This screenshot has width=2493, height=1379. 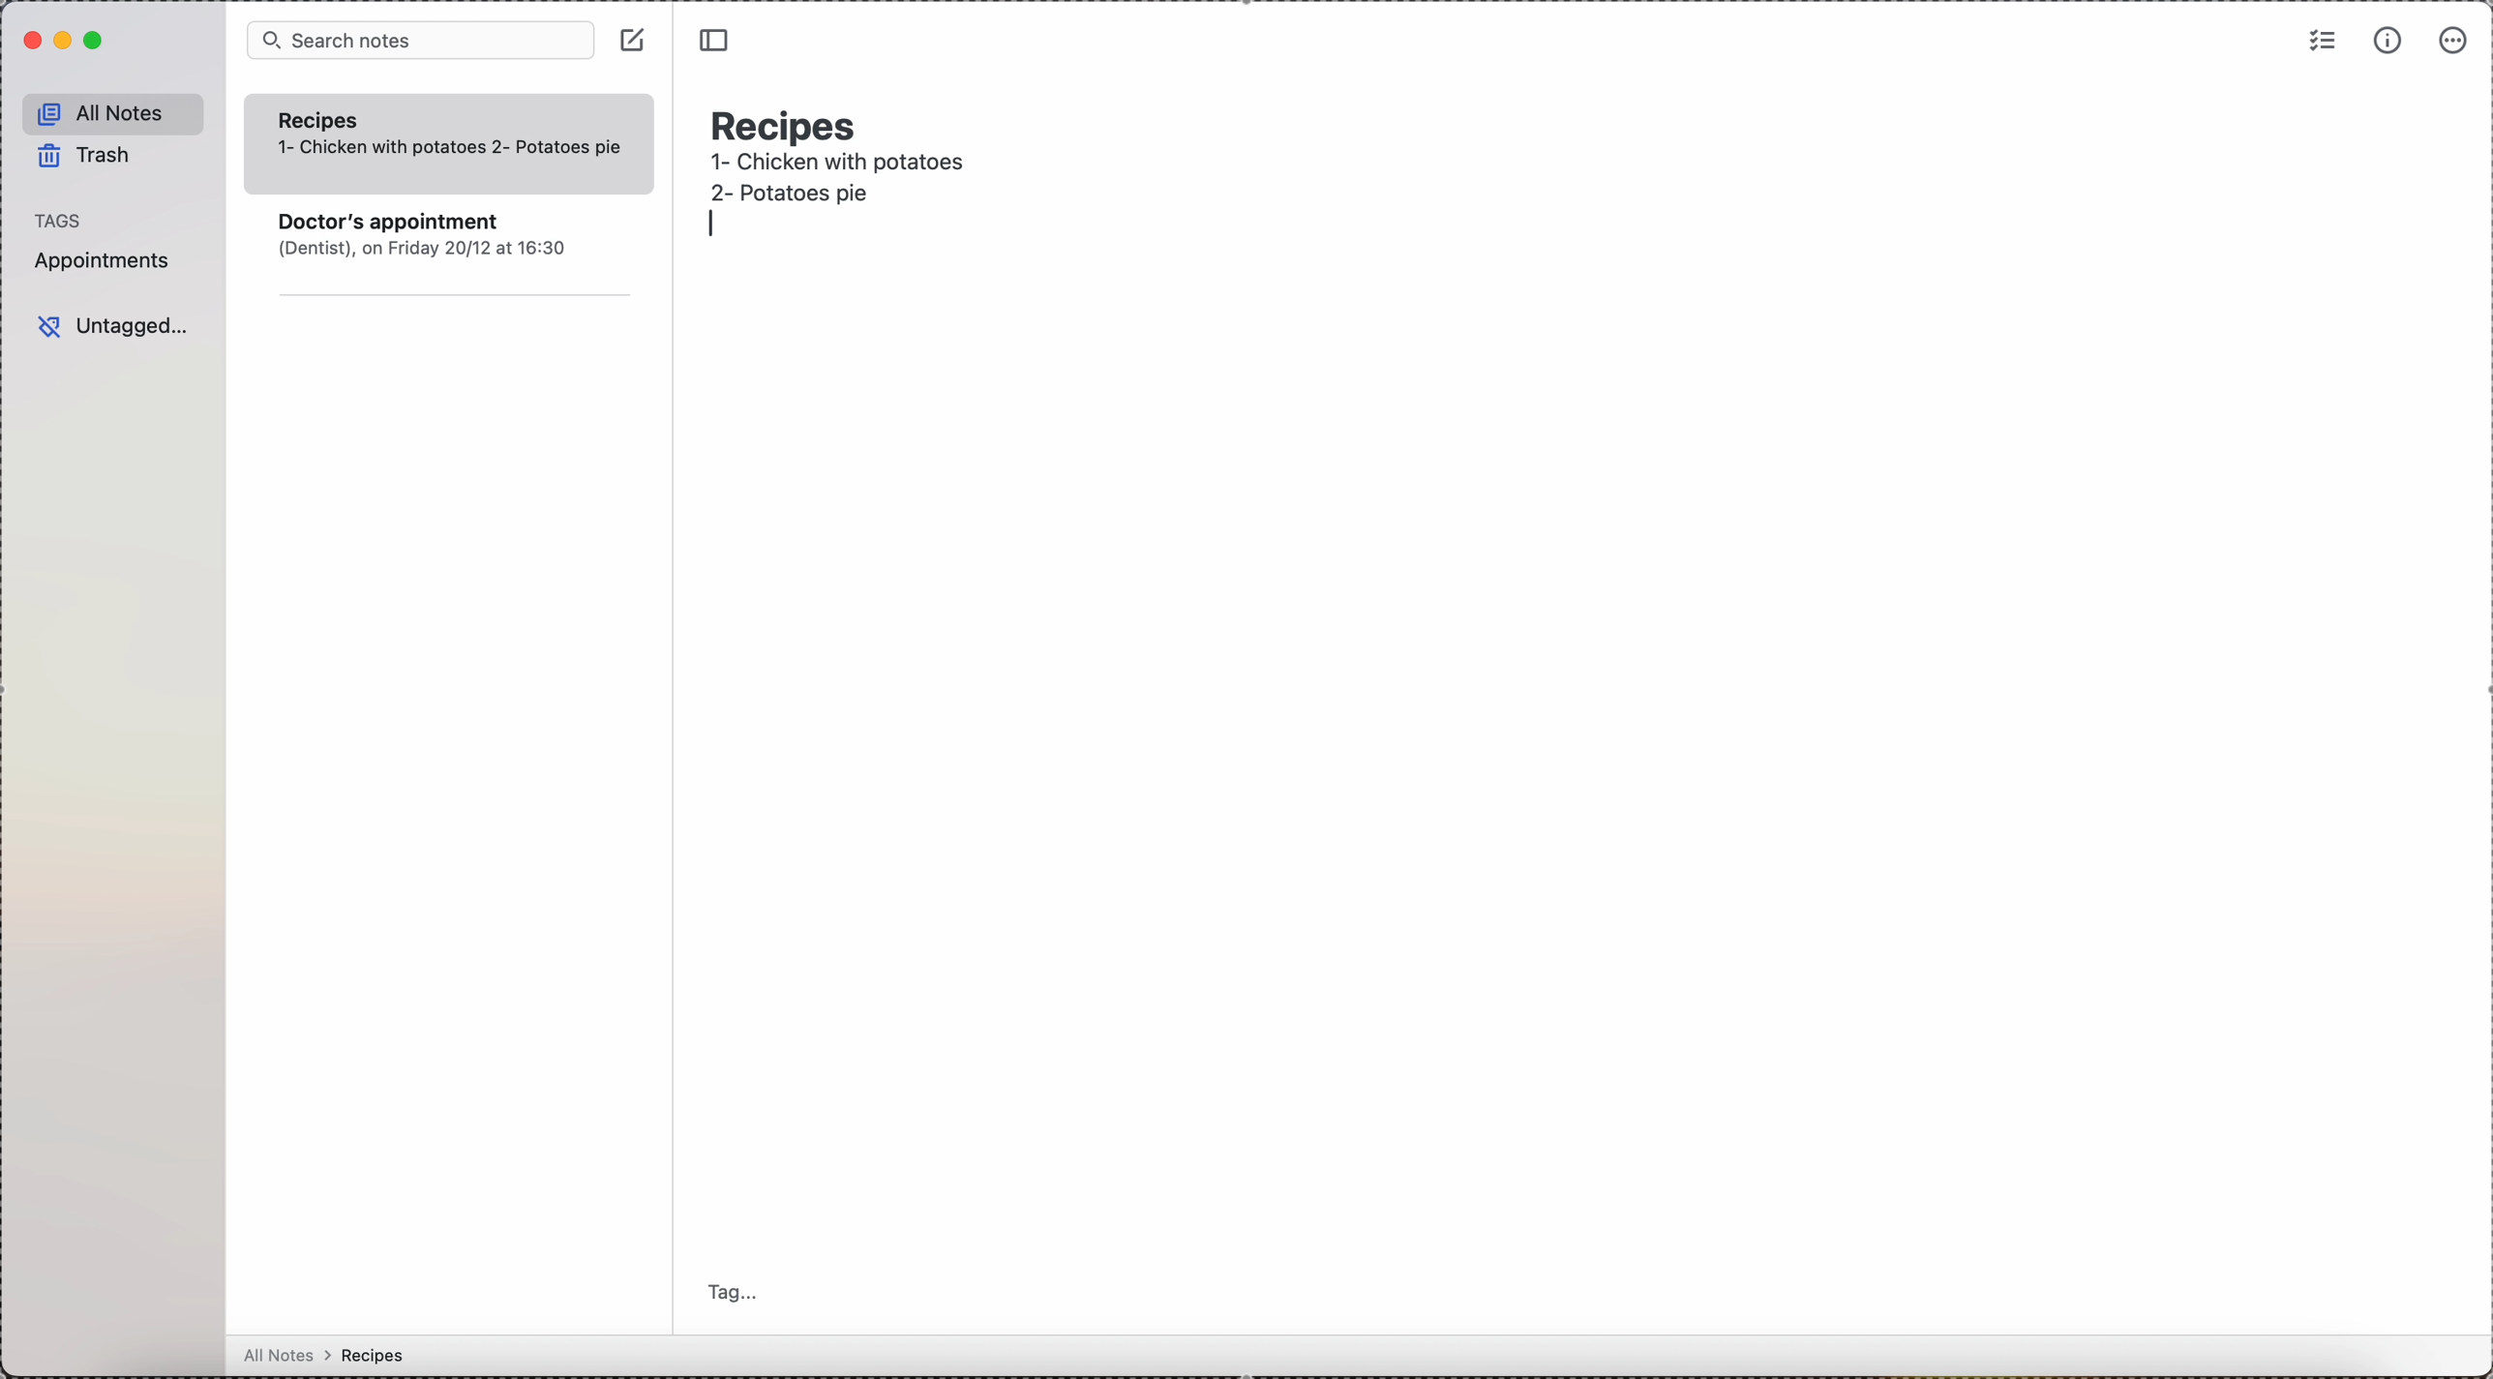 What do you see at coordinates (29, 42) in the screenshot?
I see `close simplenote` at bounding box center [29, 42].